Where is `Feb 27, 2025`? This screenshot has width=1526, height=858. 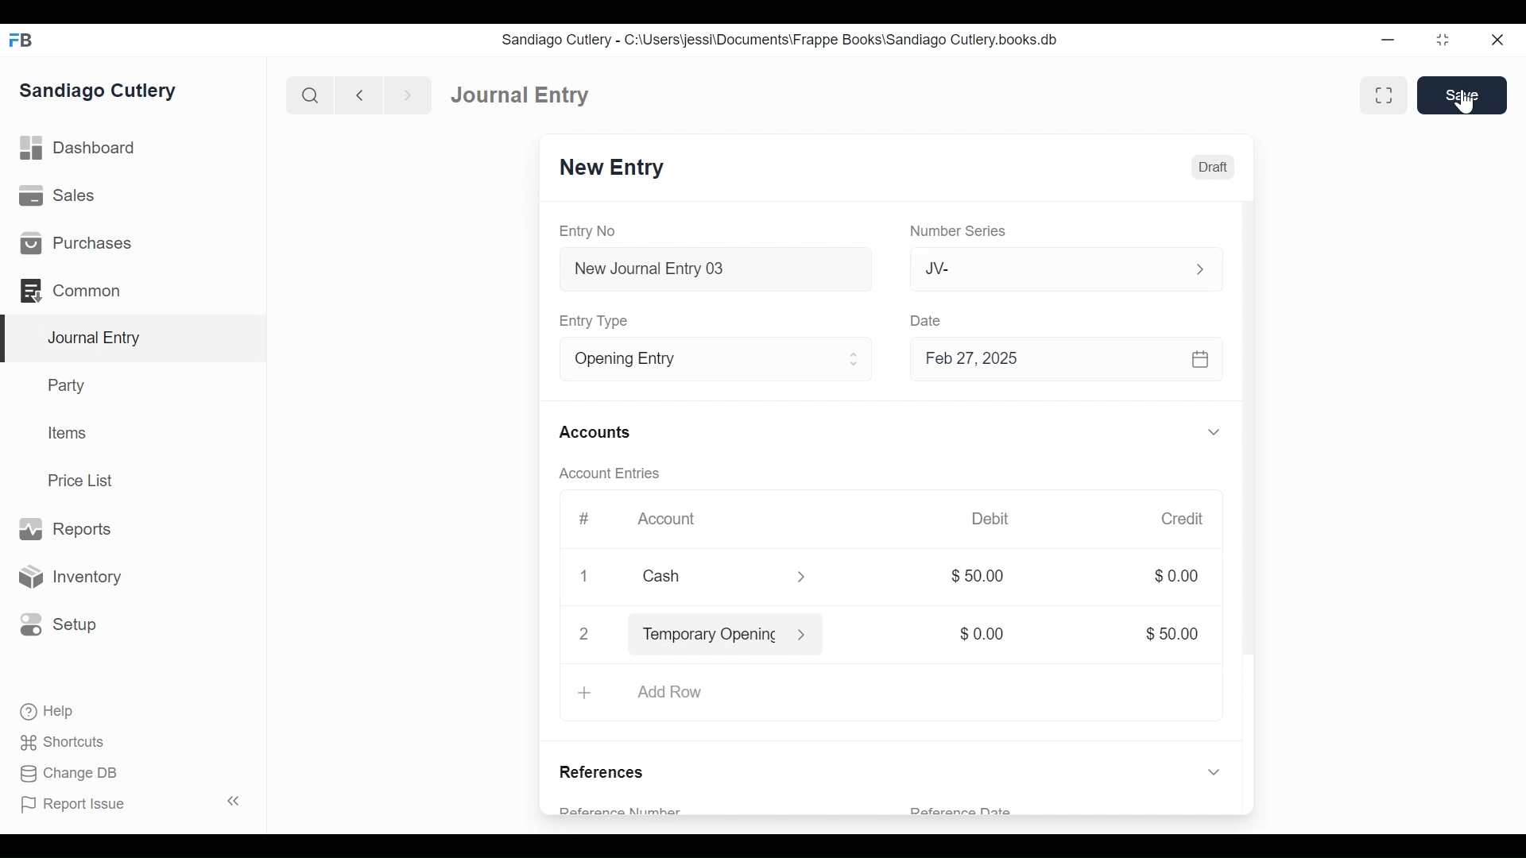 Feb 27, 2025 is located at coordinates (1063, 360).